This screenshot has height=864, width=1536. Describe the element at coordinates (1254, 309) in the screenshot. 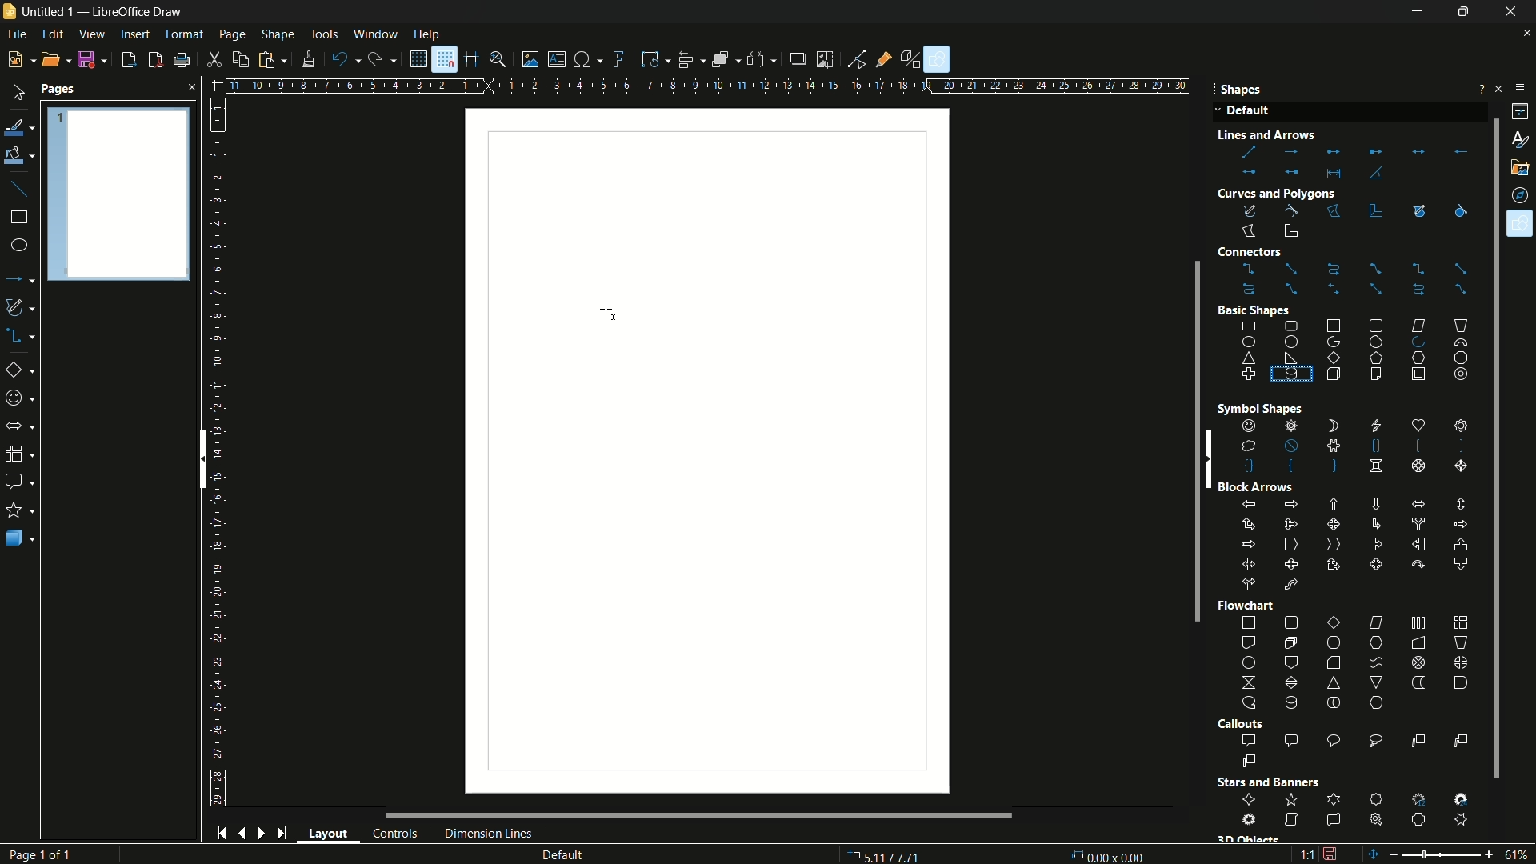

I see `Basic shape` at that location.